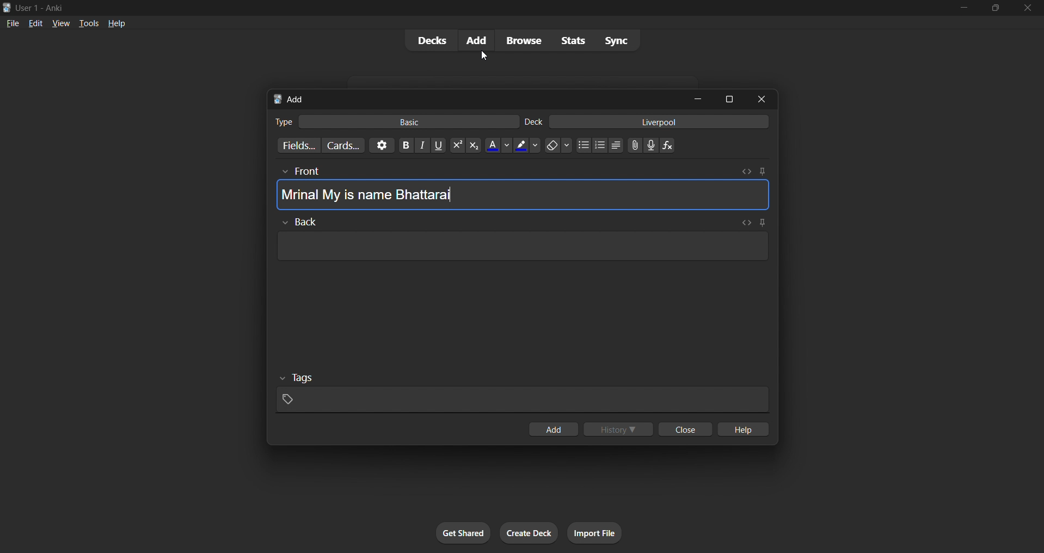 This screenshot has height=553, width=1044. I want to click on customize card fields, so click(297, 145).